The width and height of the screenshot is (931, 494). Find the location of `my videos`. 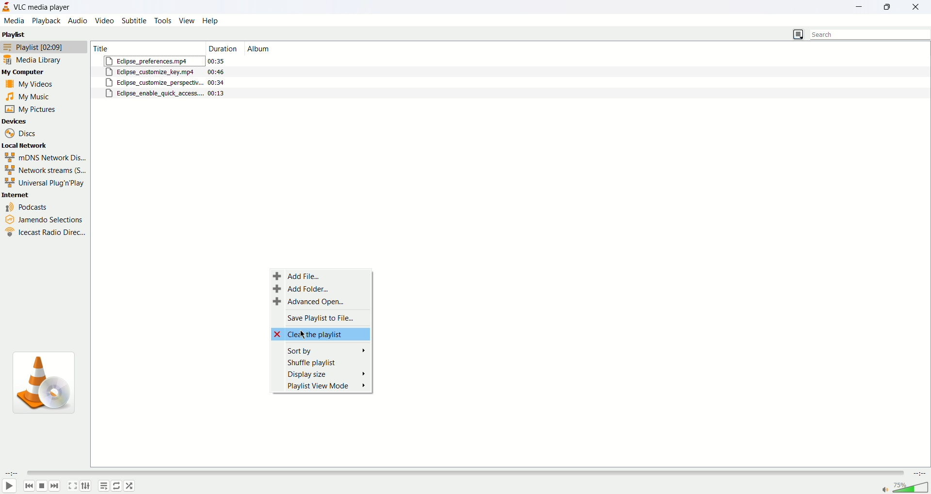

my videos is located at coordinates (32, 85).